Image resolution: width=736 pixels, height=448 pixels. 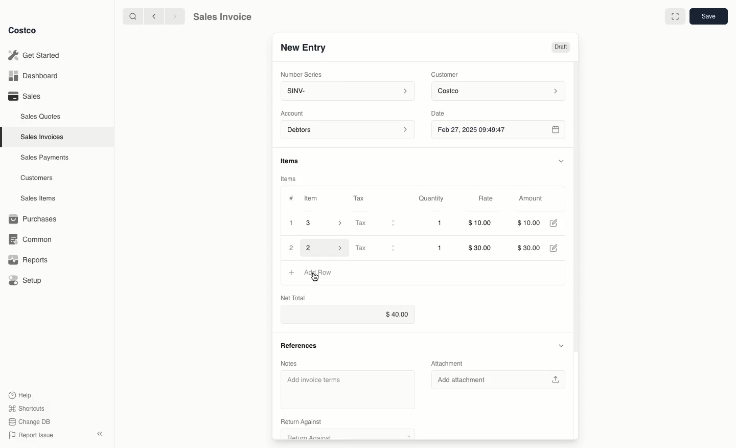 What do you see at coordinates (33, 219) in the screenshot?
I see `Purchases` at bounding box center [33, 219].